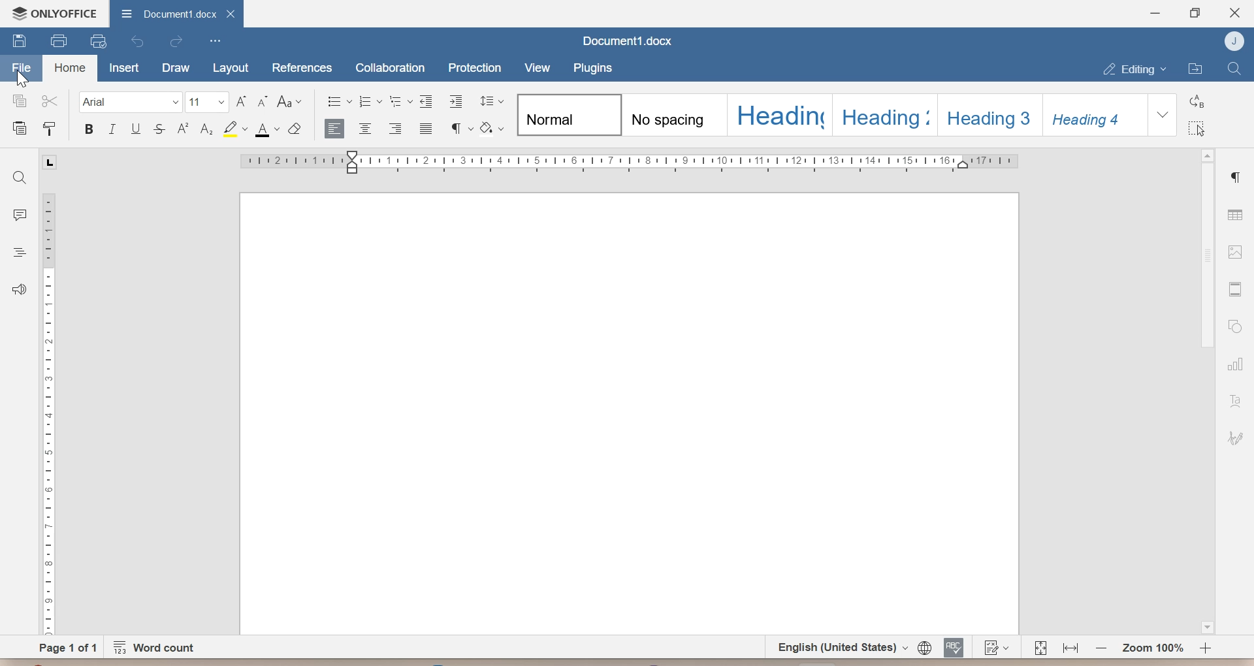 This screenshot has height=666, width=1254. I want to click on Close, so click(1234, 11).